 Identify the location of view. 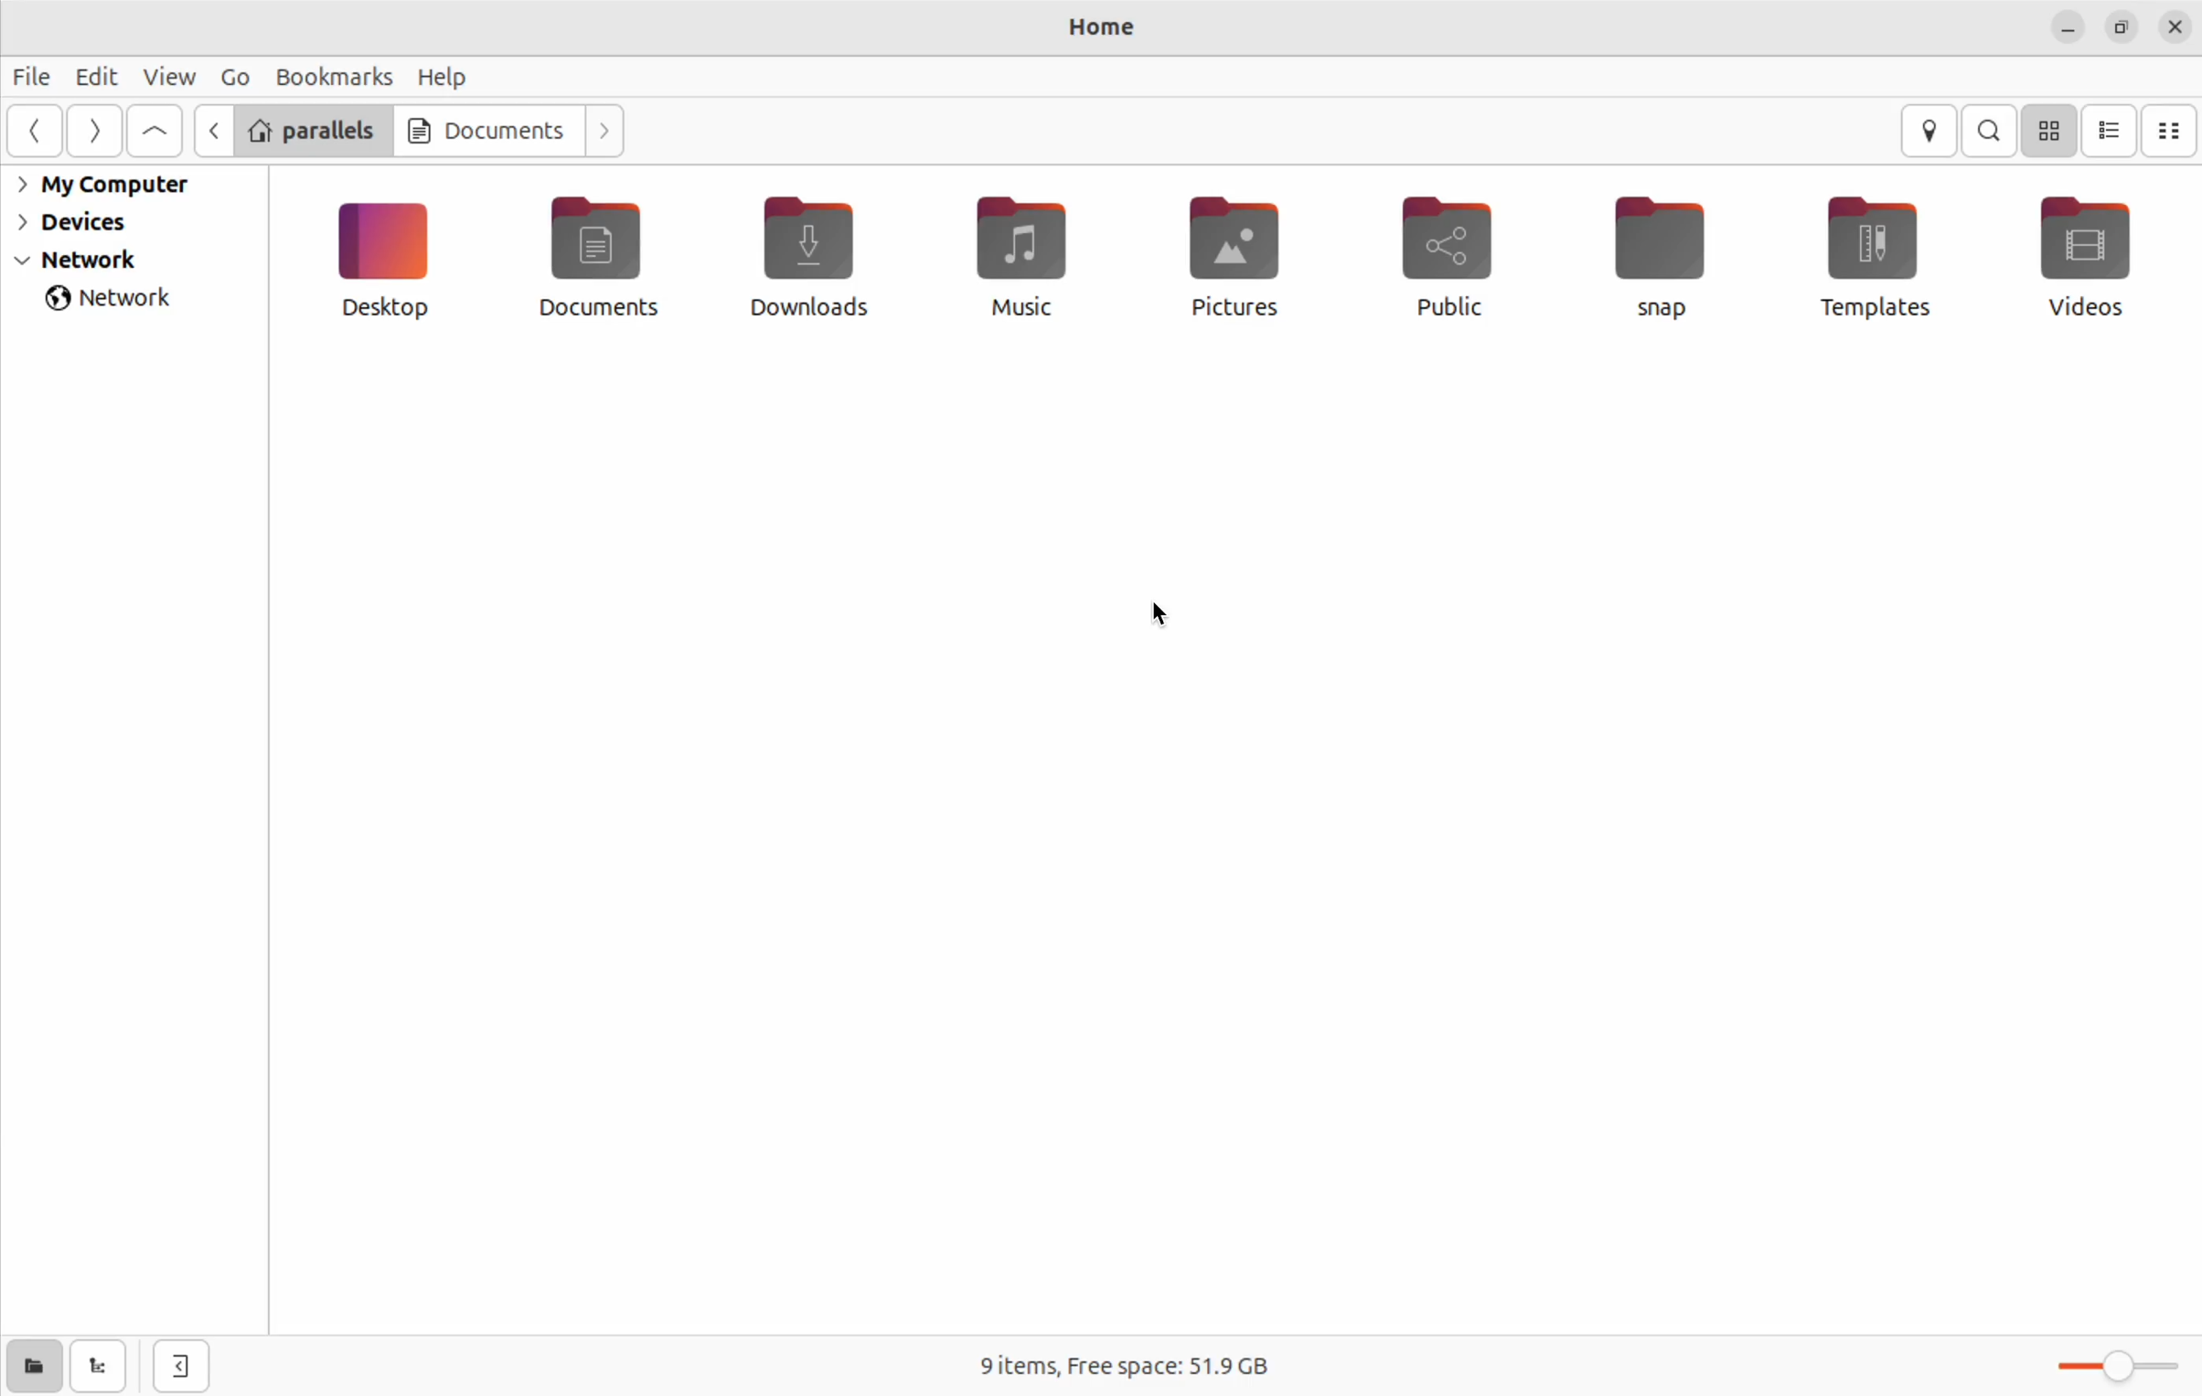
(167, 76).